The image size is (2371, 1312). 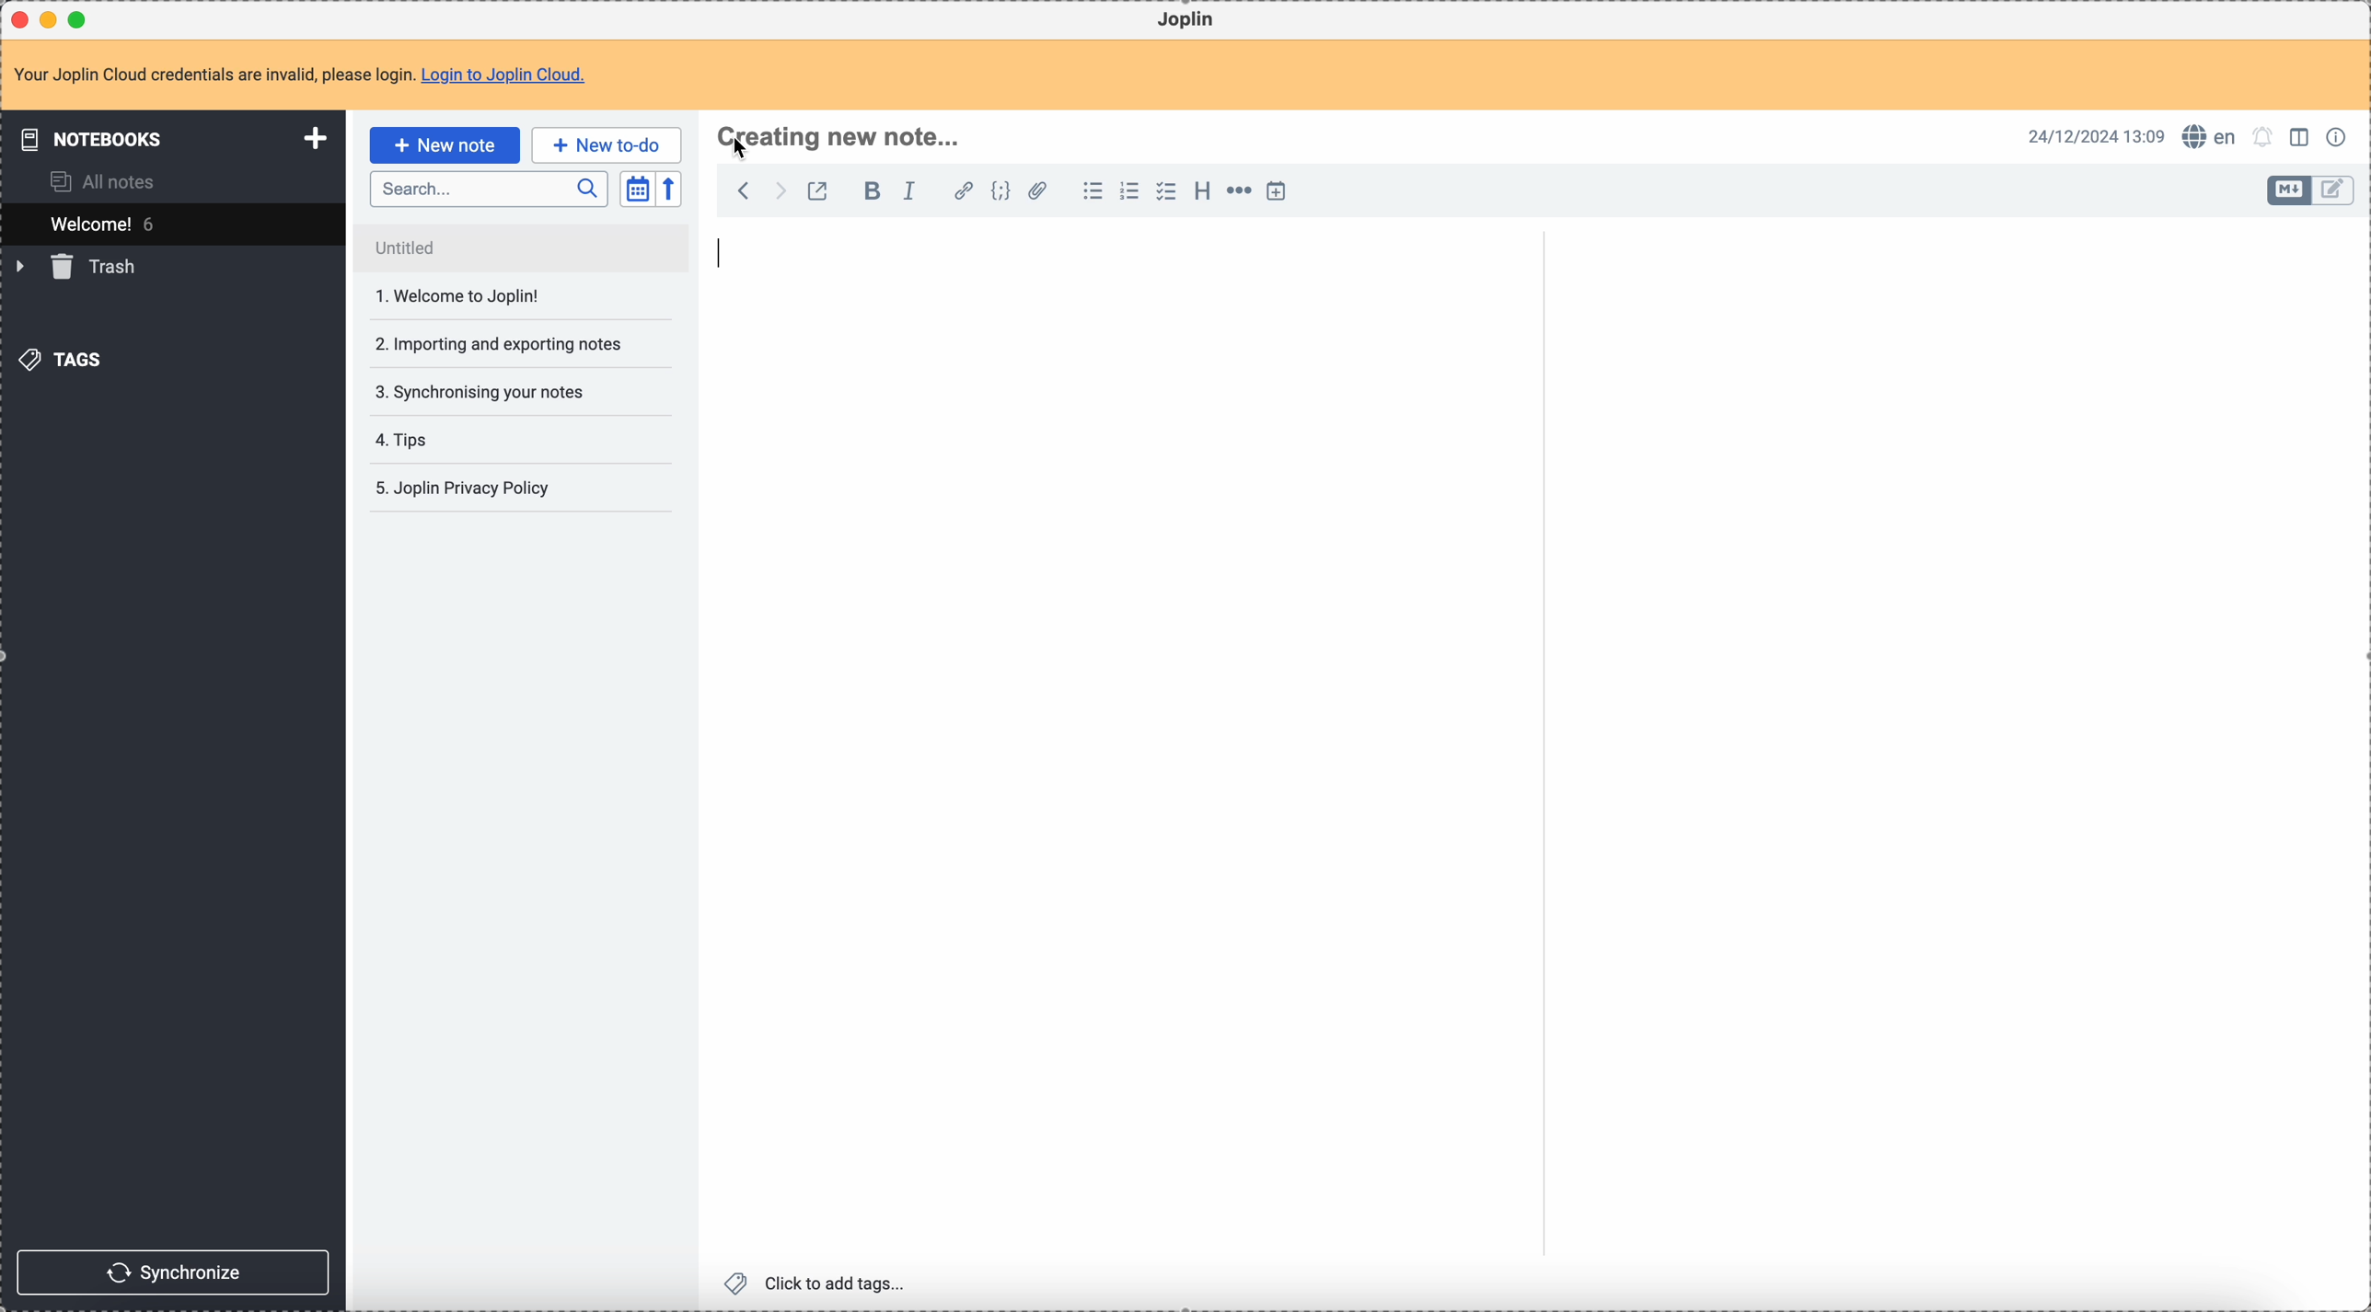 What do you see at coordinates (744, 151) in the screenshot?
I see `cursor` at bounding box center [744, 151].